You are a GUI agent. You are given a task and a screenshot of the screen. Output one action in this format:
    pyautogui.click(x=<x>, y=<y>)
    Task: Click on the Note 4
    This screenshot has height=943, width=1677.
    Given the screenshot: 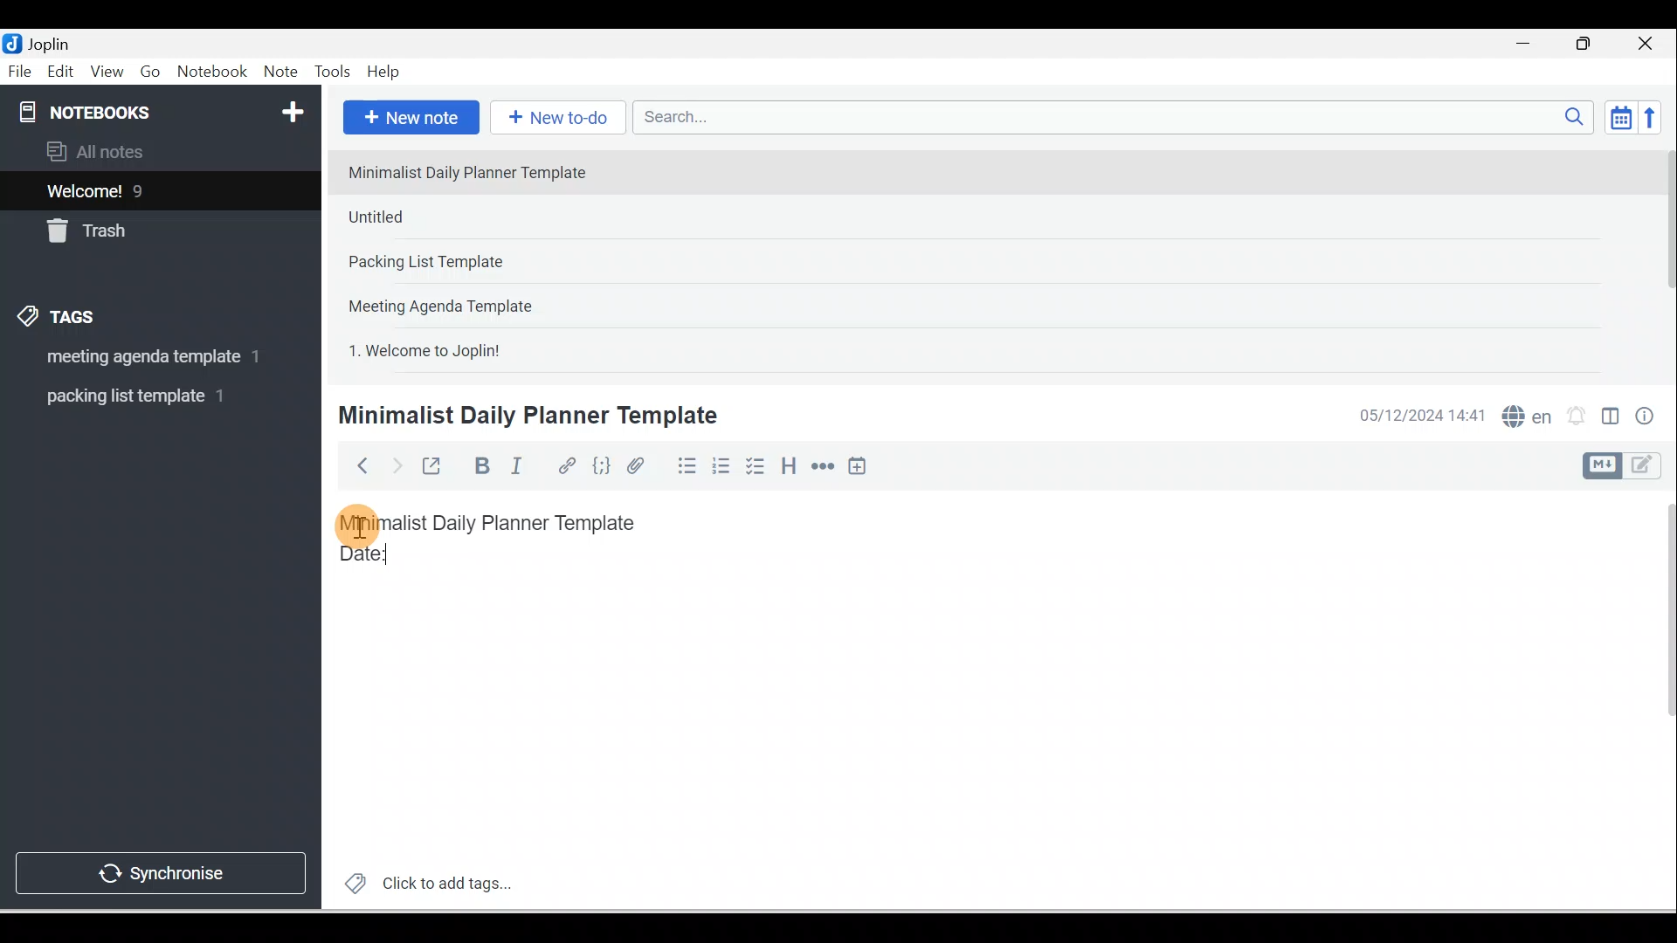 What is the action you would take?
    pyautogui.click(x=465, y=302)
    